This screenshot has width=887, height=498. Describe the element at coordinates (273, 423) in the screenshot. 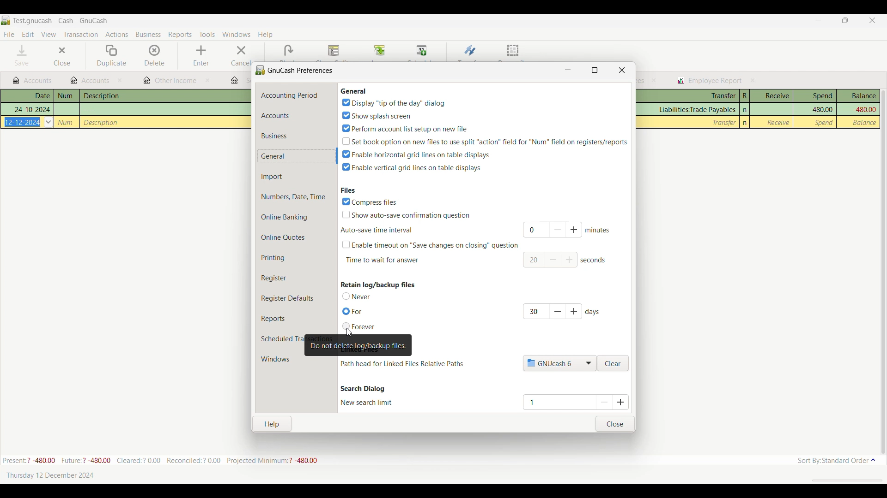

I see `Help` at that location.